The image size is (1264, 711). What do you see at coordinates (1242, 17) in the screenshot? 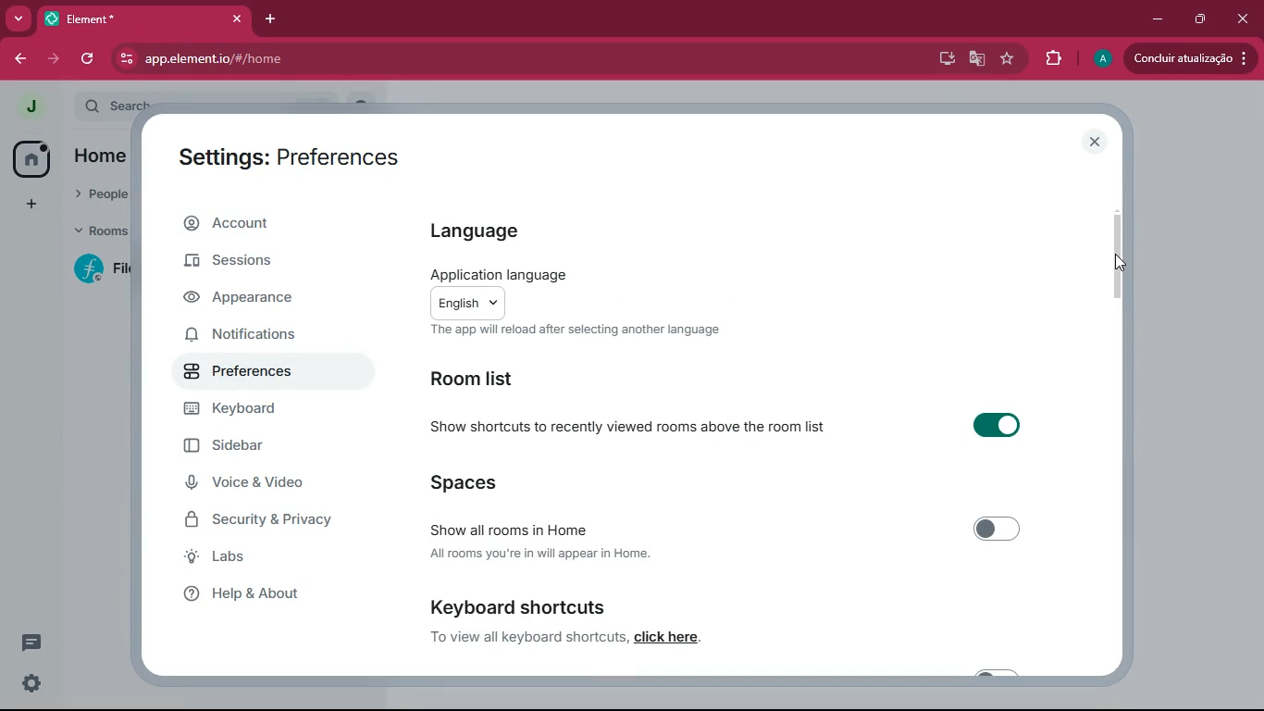
I see `Close` at bounding box center [1242, 17].